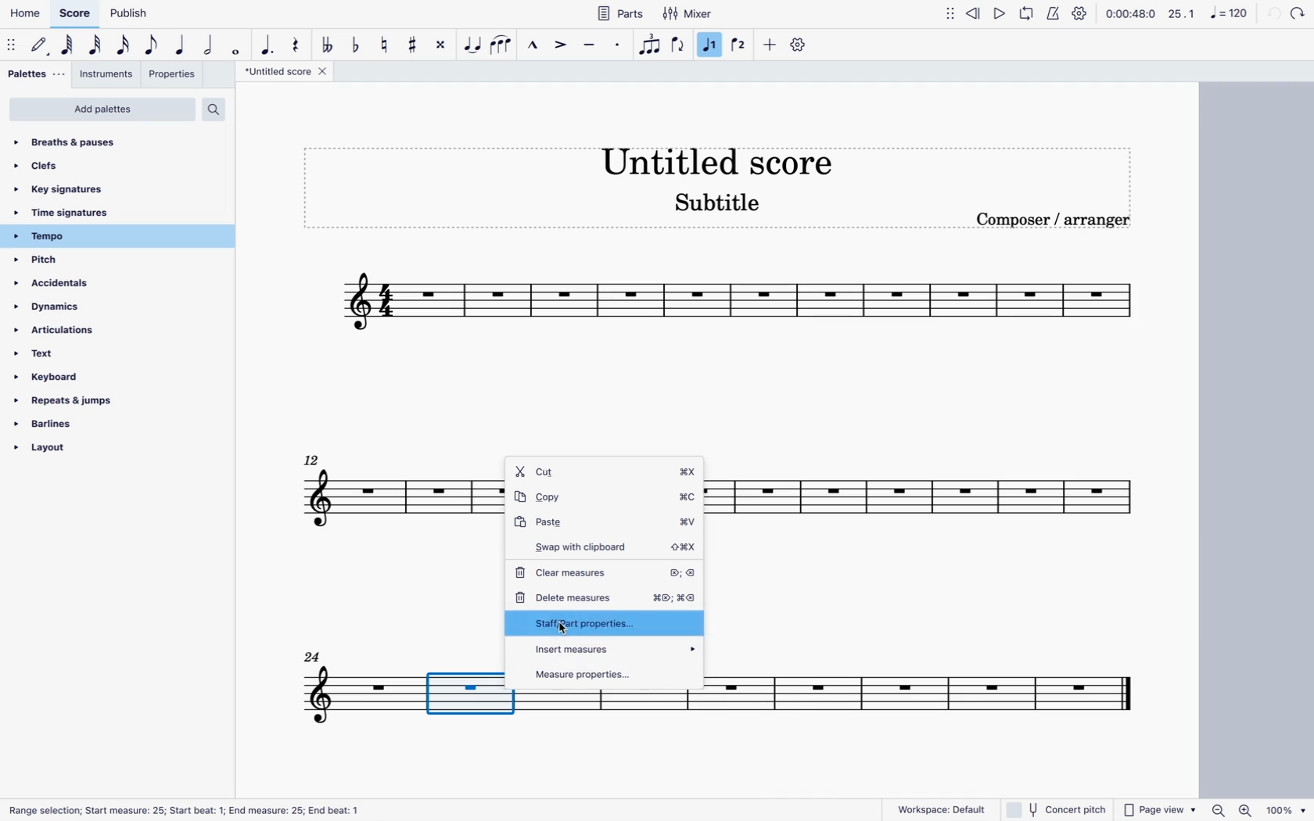  I want to click on 64th note, so click(69, 45).